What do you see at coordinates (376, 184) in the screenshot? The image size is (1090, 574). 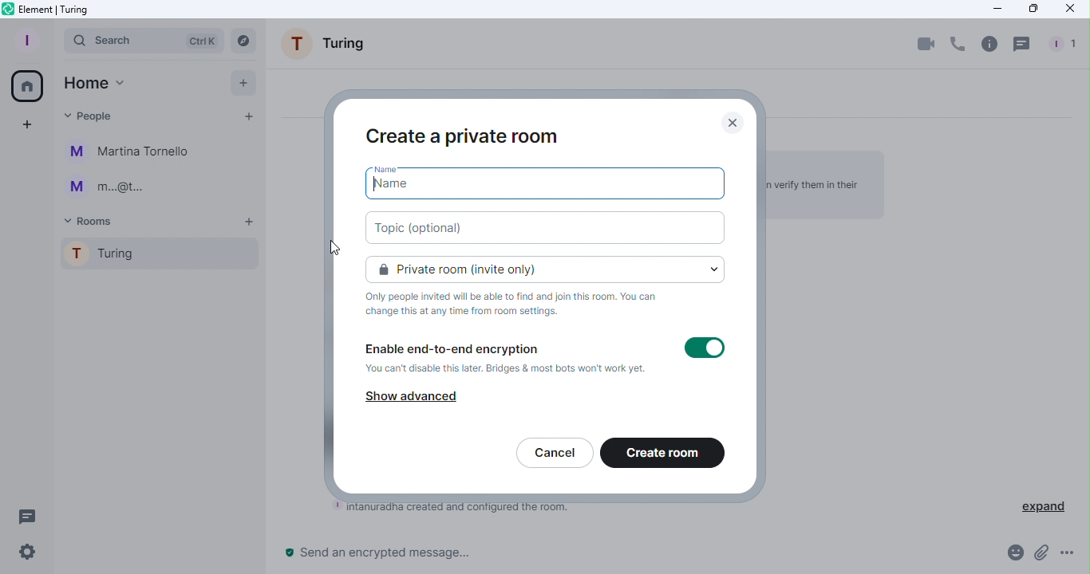 I see `text cursor` at bounding box center [376, 184].